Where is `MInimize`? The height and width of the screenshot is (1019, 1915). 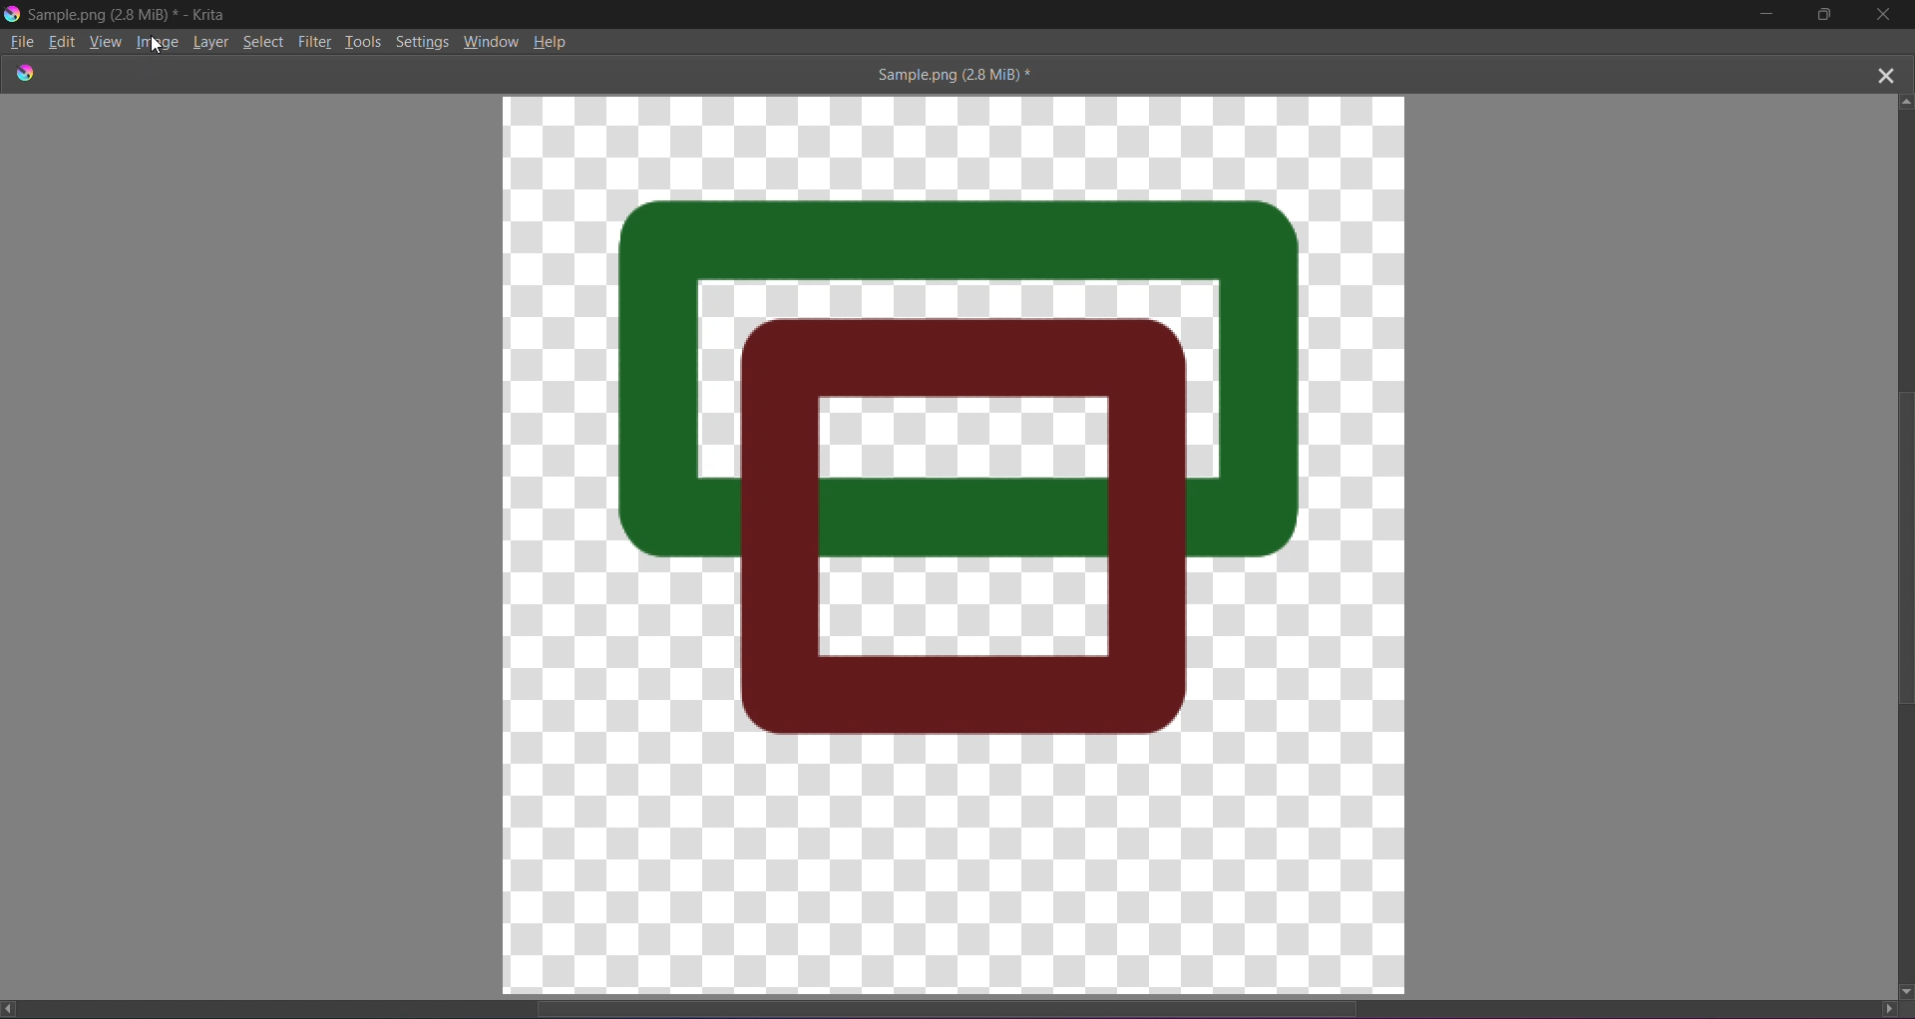
MInimize is located at coordinates (1763, 15).